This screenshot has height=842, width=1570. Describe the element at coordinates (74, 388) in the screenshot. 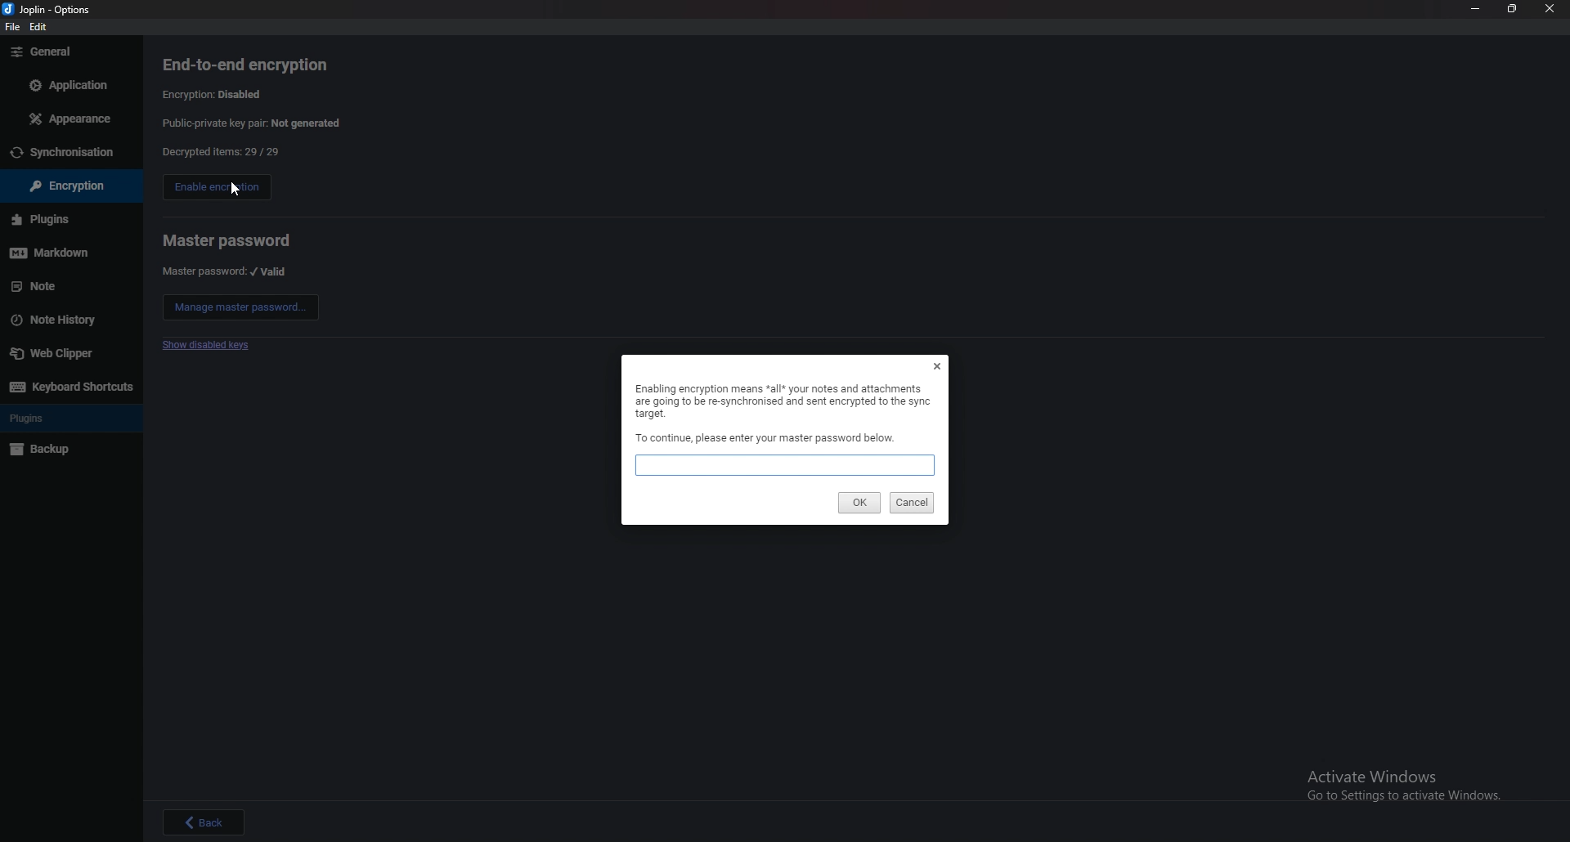

I see `` at that location.